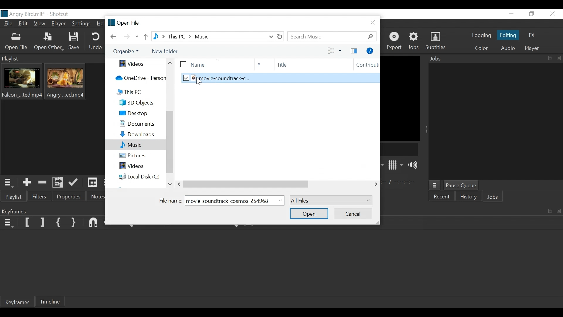 This screenshot has height=317, width=563. What do you see at coordinates (396, 41) in the screenshot?
I see `Export` at bounding box center [396, 41].